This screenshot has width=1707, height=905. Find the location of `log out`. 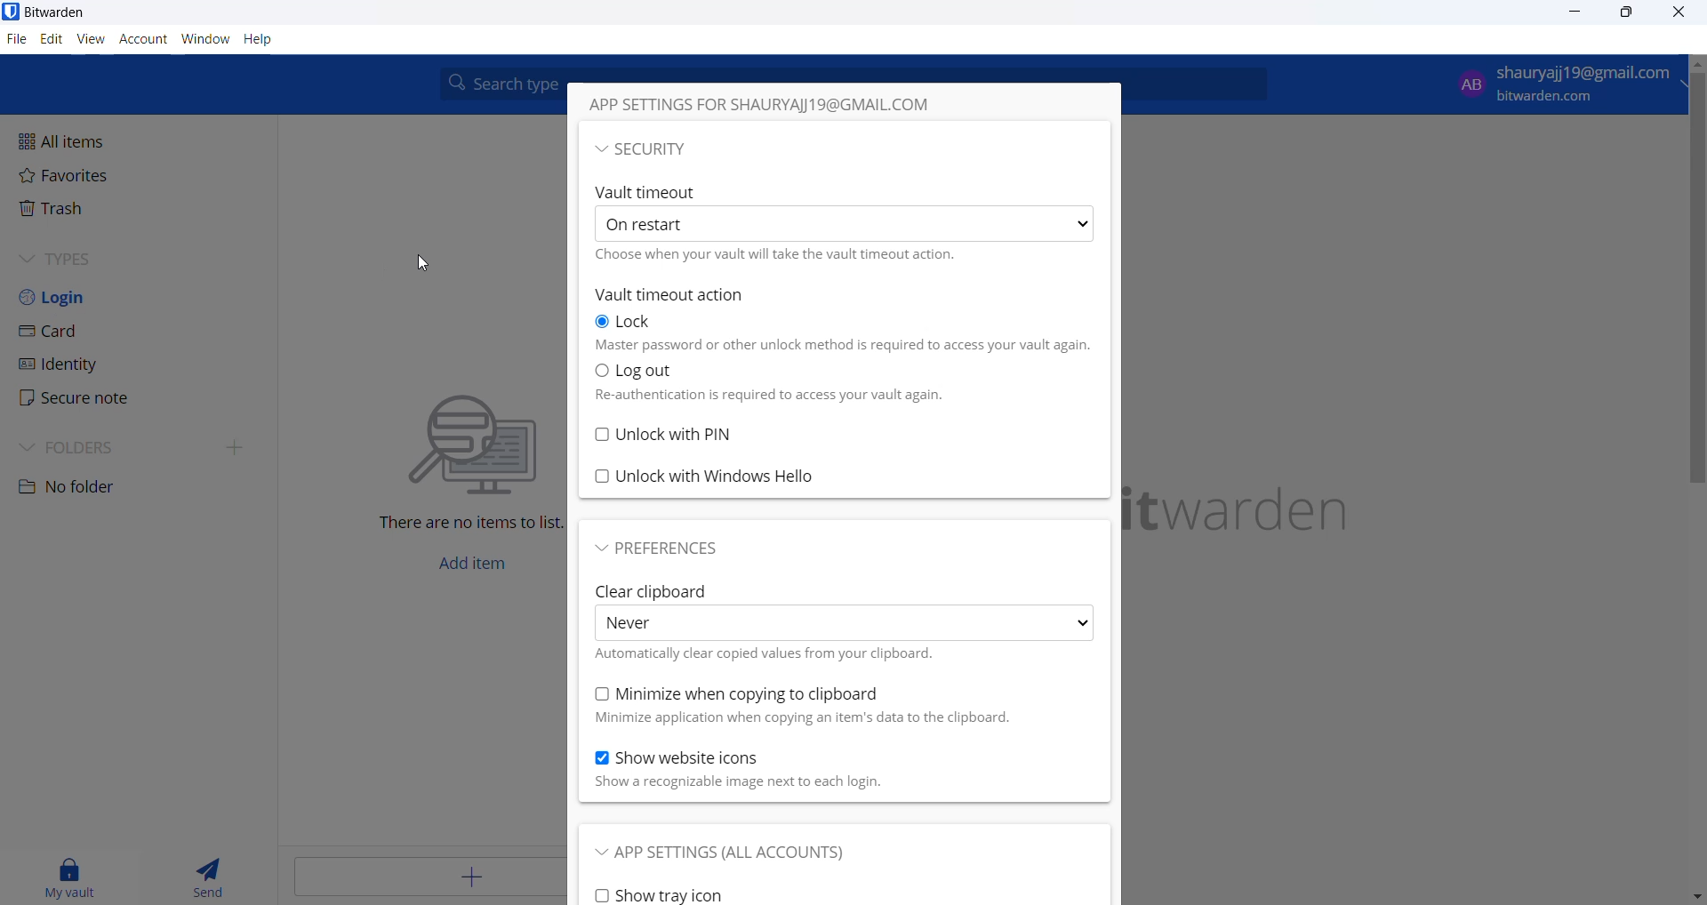

log out is located at coordinates (647, 372).